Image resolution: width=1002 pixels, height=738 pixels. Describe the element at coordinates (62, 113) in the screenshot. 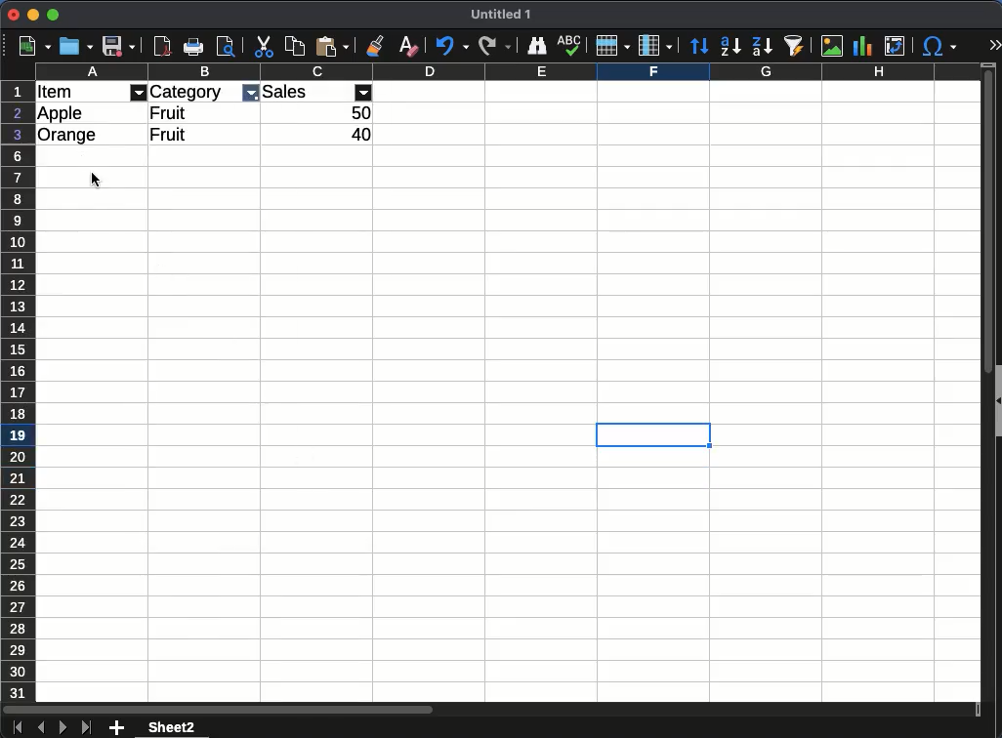

I see `Apple` at that location.